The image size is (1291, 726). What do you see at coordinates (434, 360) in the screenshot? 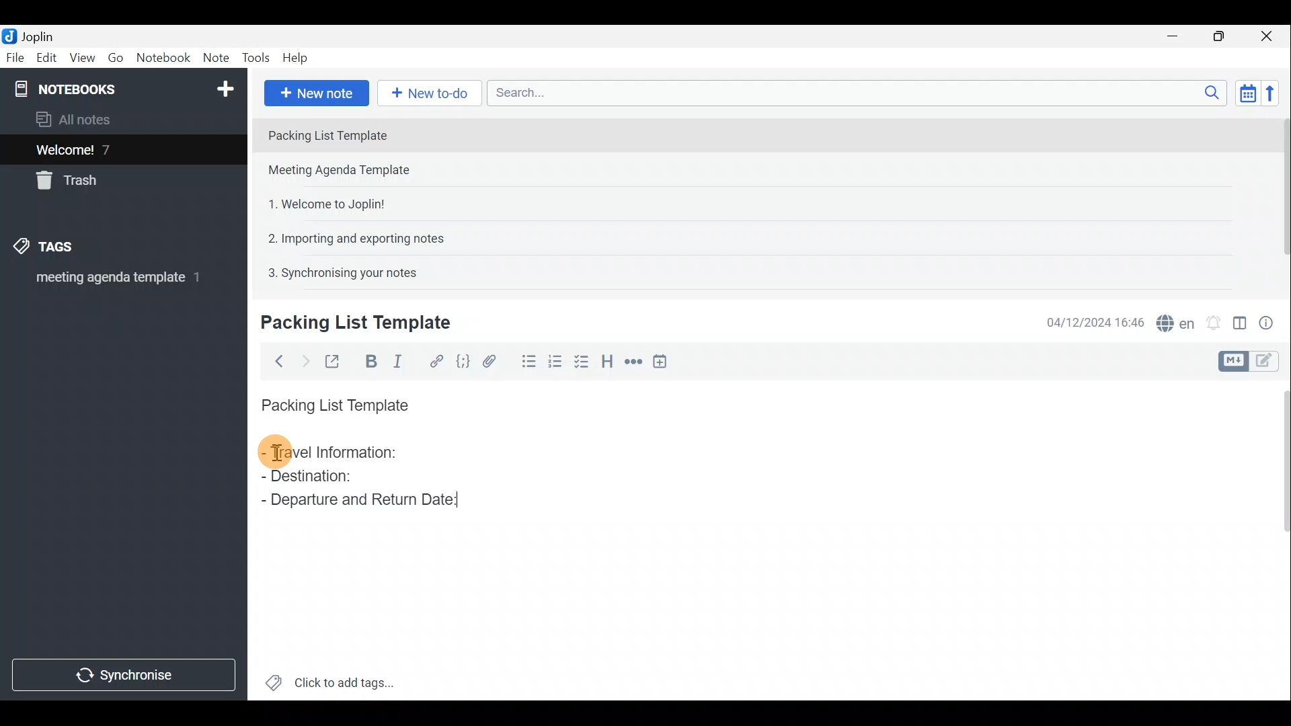
I see `Hyperlink` at bounding box center [434, 360].